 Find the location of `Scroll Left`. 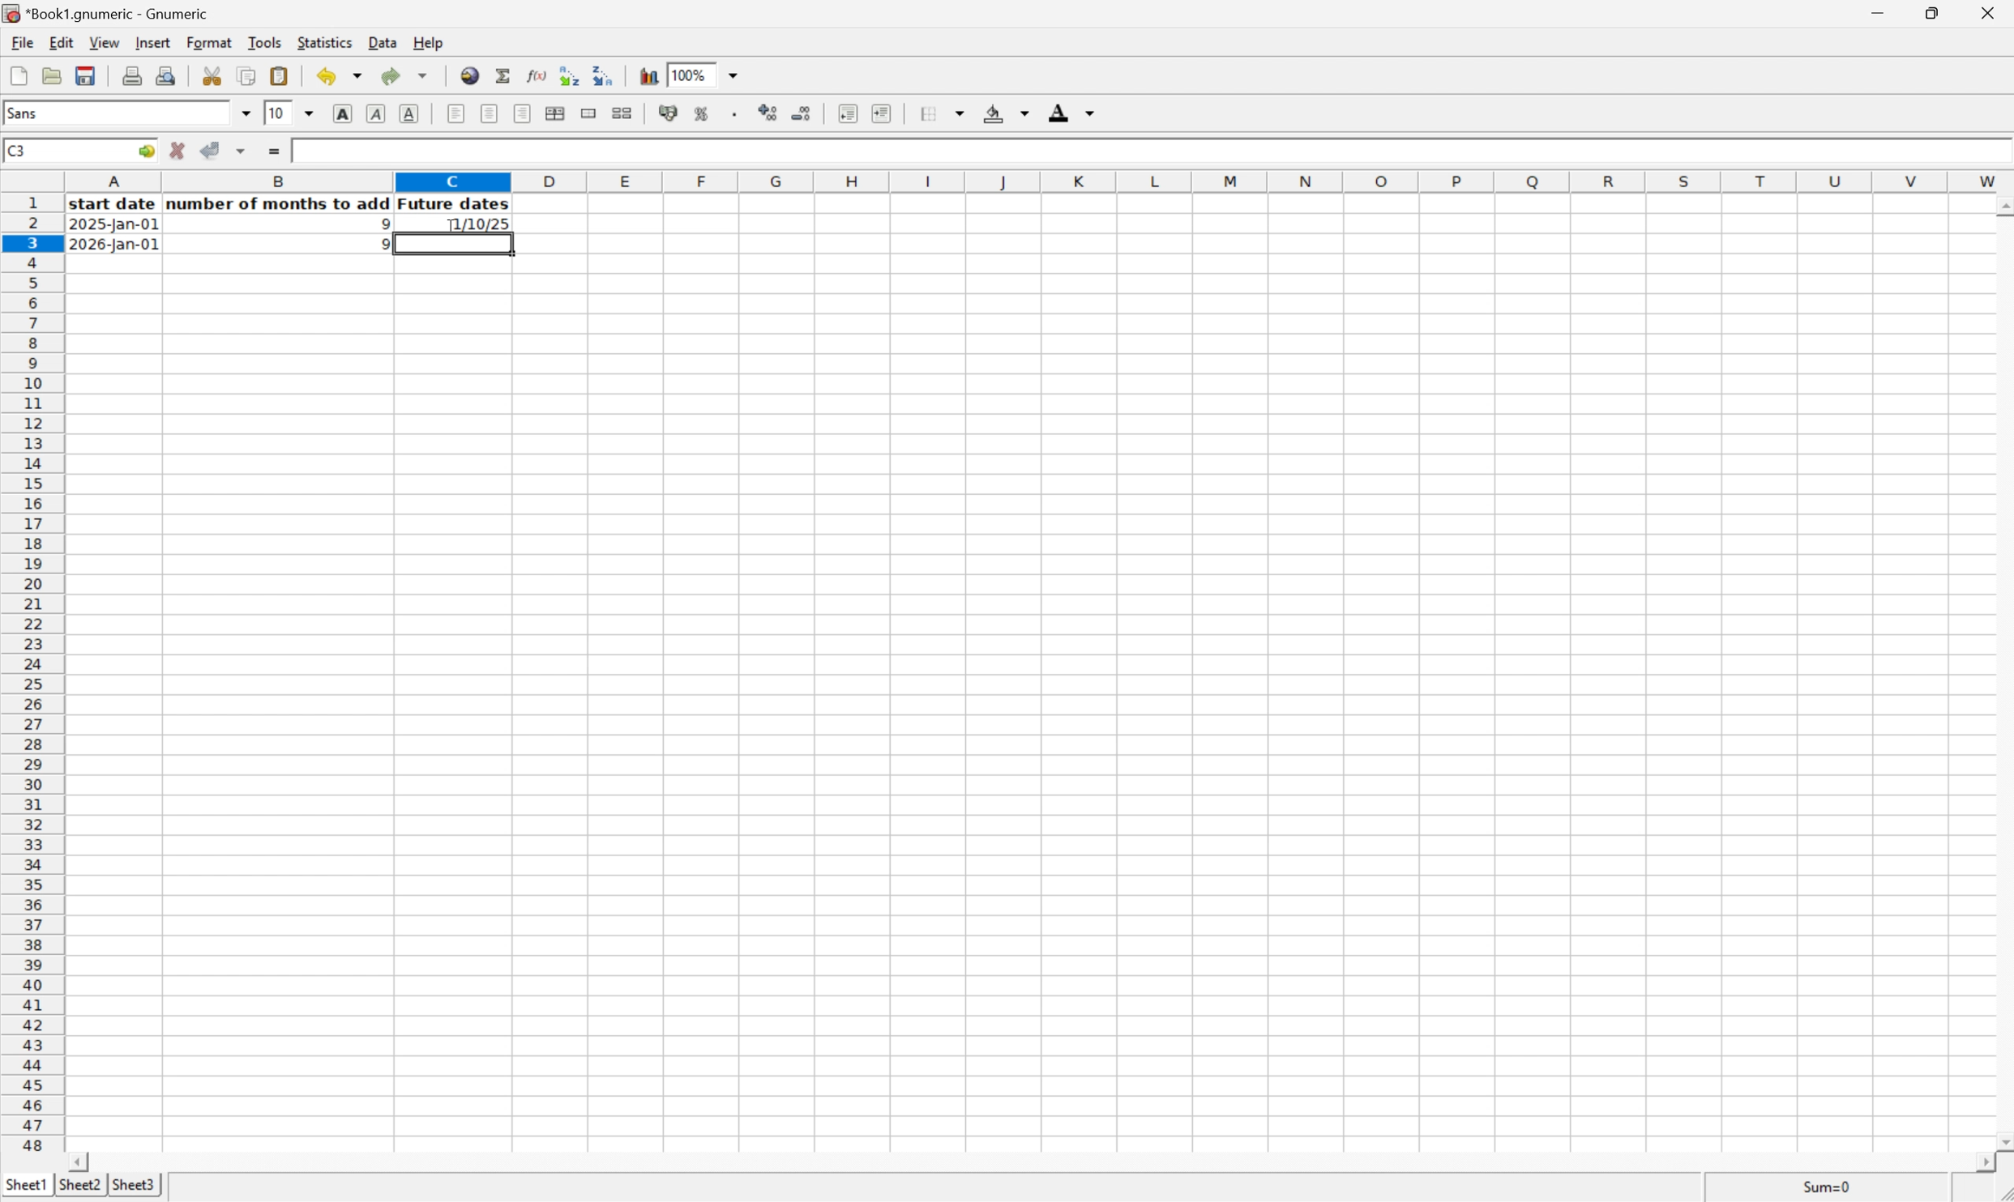

Scroll Left is located at coordinates (82, 1161).